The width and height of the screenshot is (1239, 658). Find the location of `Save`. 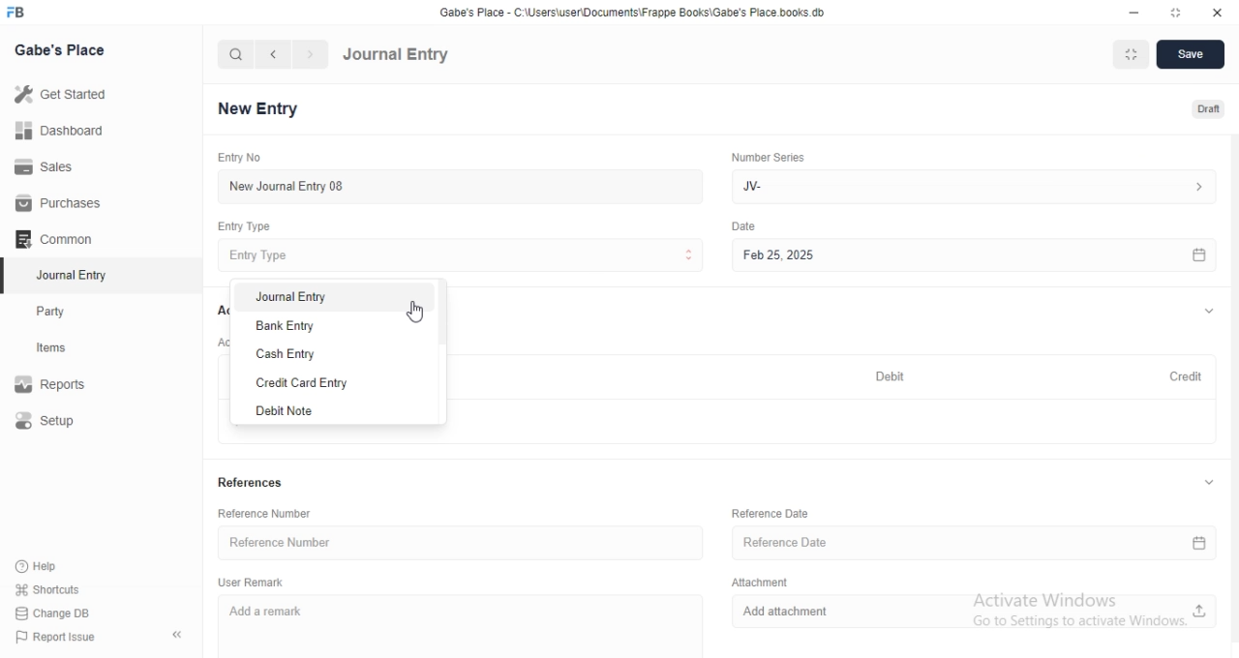

Save is located at coordinates (1192, 55).